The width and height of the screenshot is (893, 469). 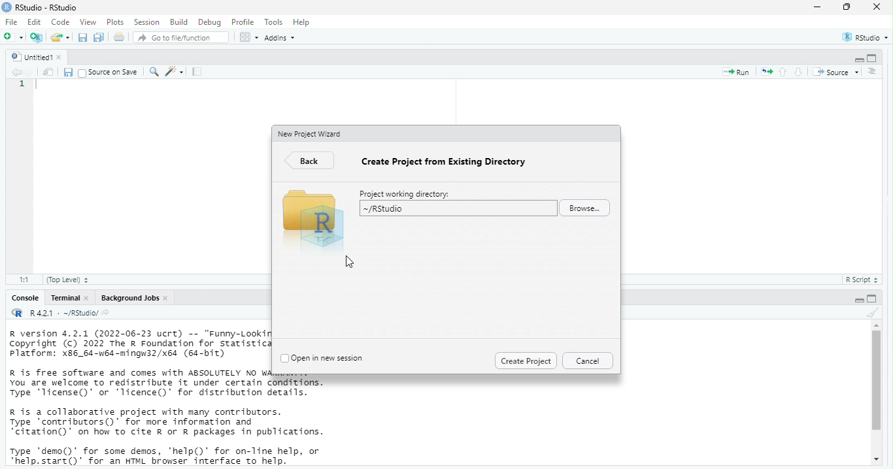 What do you see at coordinates (274, 22) in the screenshot?
I see `tools` at bounding box center [274, 22].